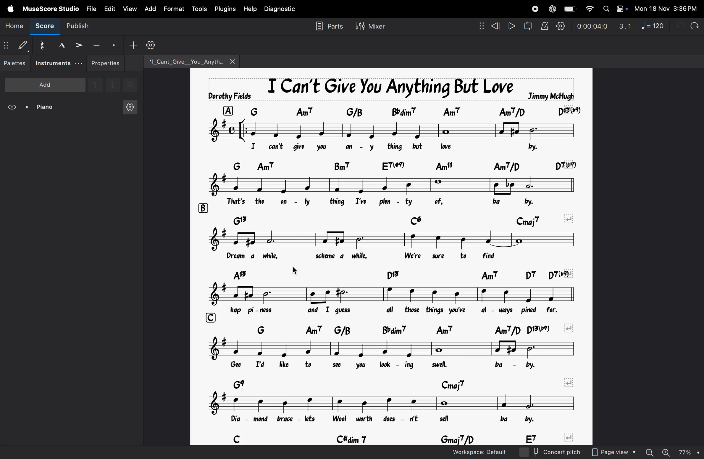  What do you see at coordinates (391, 147) in the screenshot?
I see `lyrics` at bounding box center [391, 147].